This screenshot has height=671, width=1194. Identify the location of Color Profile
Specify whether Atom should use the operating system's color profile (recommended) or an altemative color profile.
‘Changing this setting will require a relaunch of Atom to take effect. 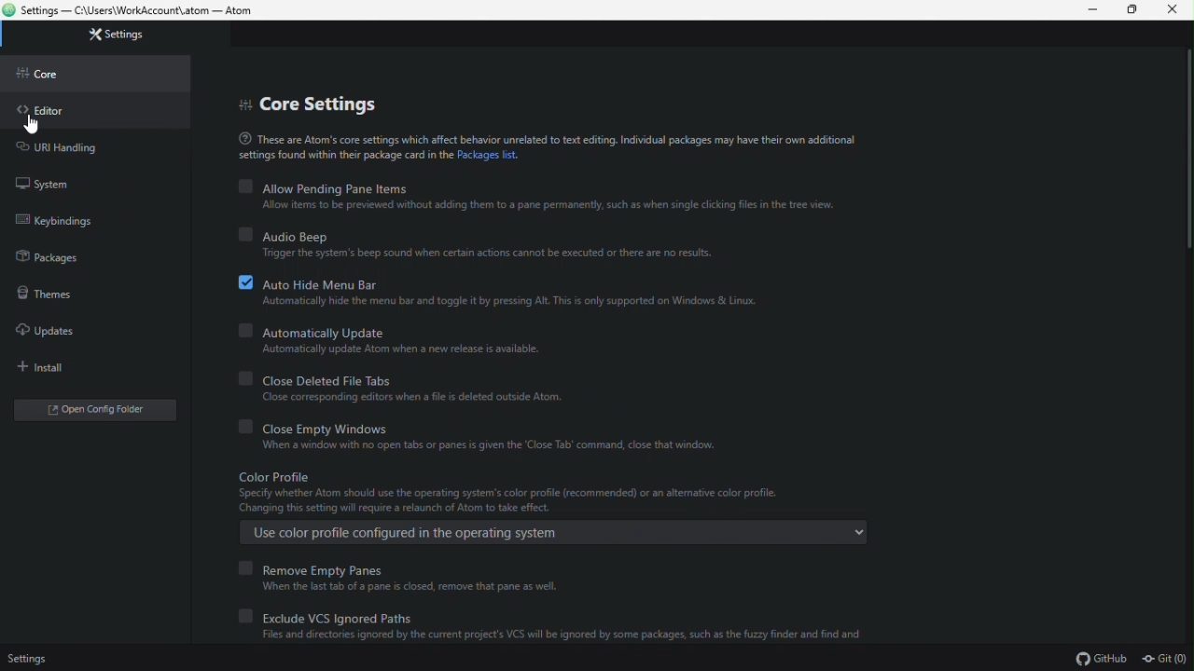
(547, 492).